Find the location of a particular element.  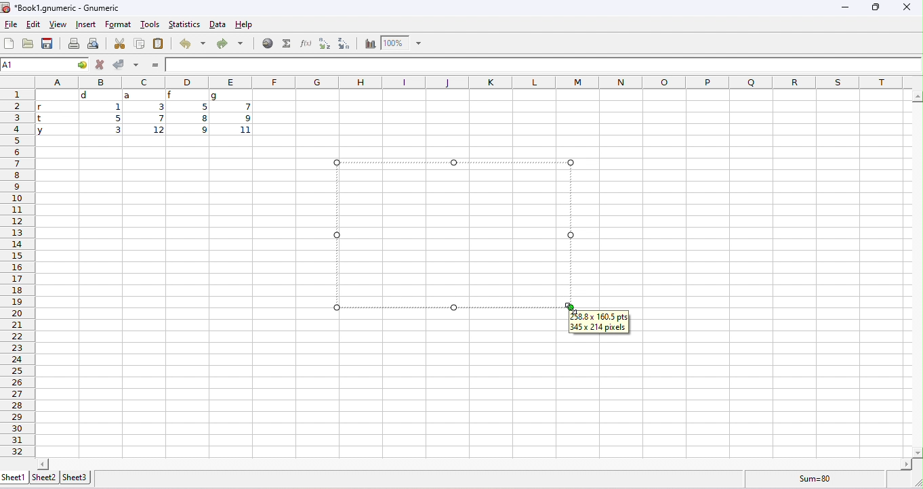

format is located at coordinates (119, 24).